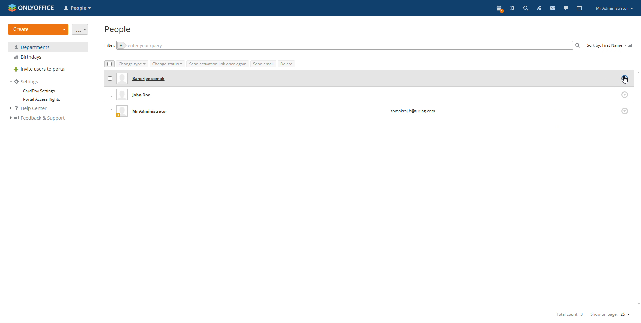 The height and width of the screenshot is (323, 641). Describe the element at coordinates (48, 70) in the screenshot. I see `invite users to portal` at that location.